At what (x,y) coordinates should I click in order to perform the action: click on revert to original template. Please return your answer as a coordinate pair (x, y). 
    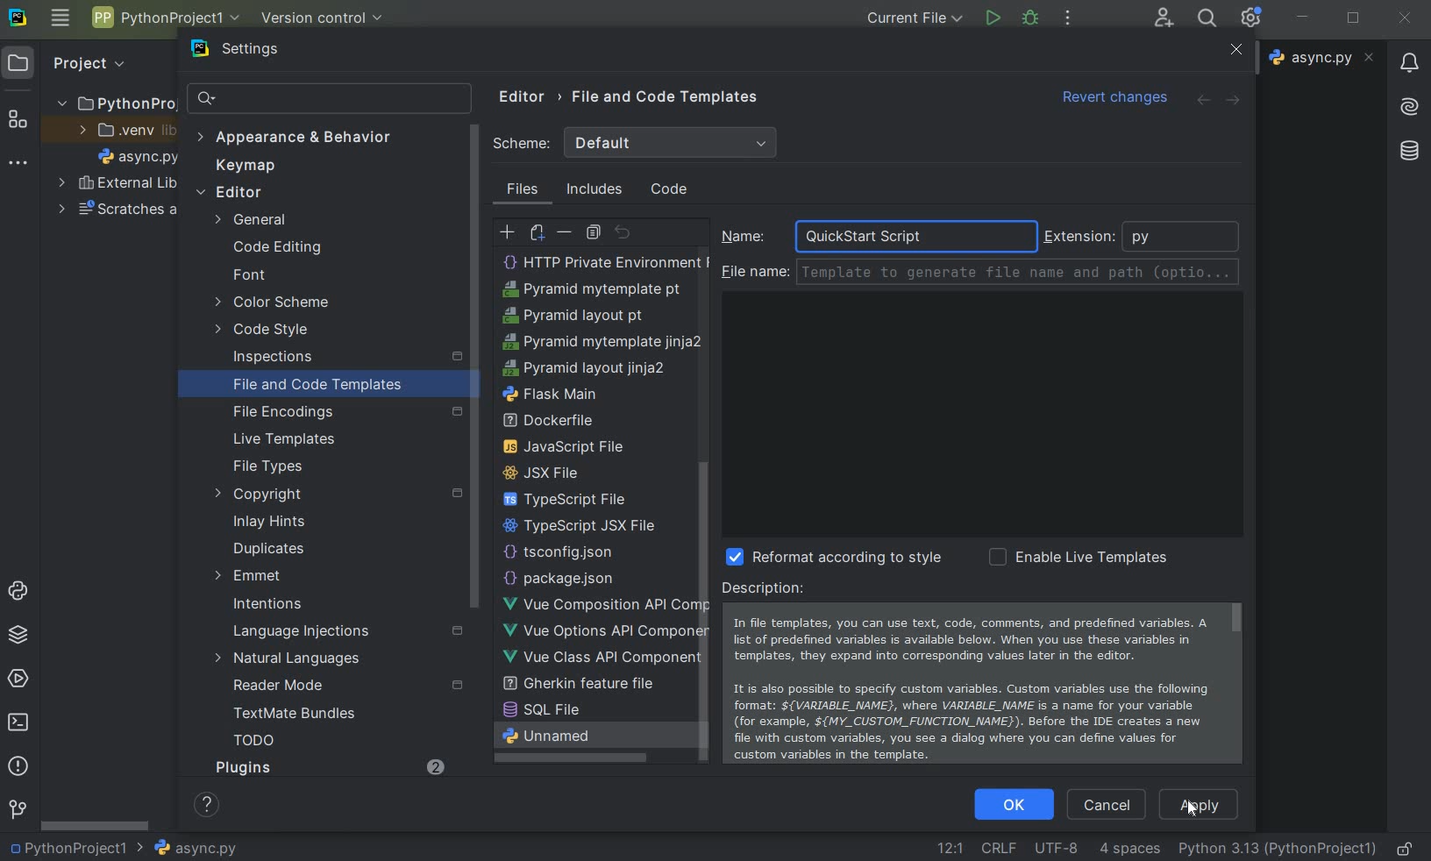
    Looking at the image, I should click on (624, 232).